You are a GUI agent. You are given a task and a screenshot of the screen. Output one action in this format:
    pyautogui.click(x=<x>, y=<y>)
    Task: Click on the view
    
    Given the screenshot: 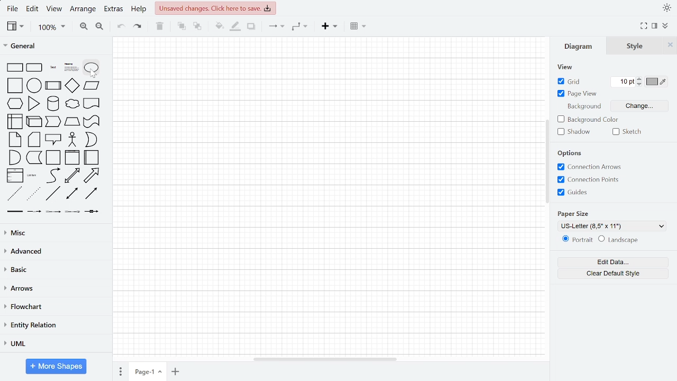 What is the action you would take?
    pyautogui.click(x=564, y=67)
    